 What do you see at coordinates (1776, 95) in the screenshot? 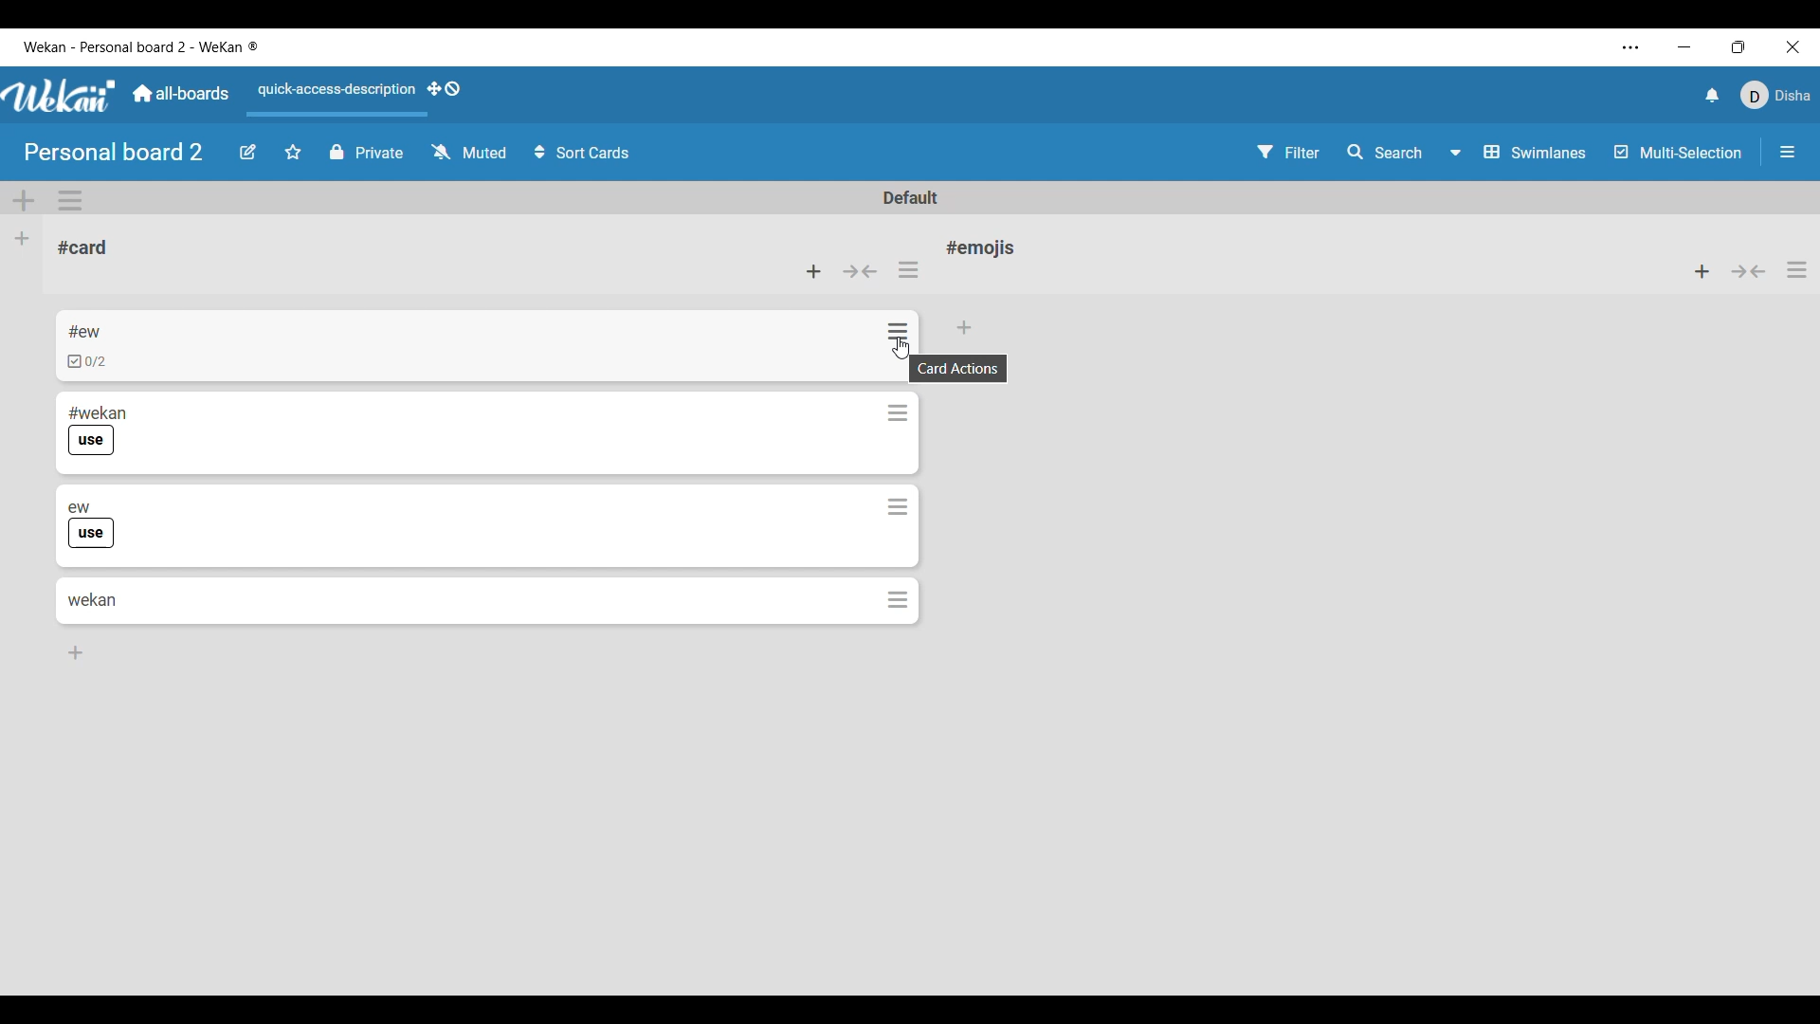
I see `Current account` at bounding box center [1776, 95].